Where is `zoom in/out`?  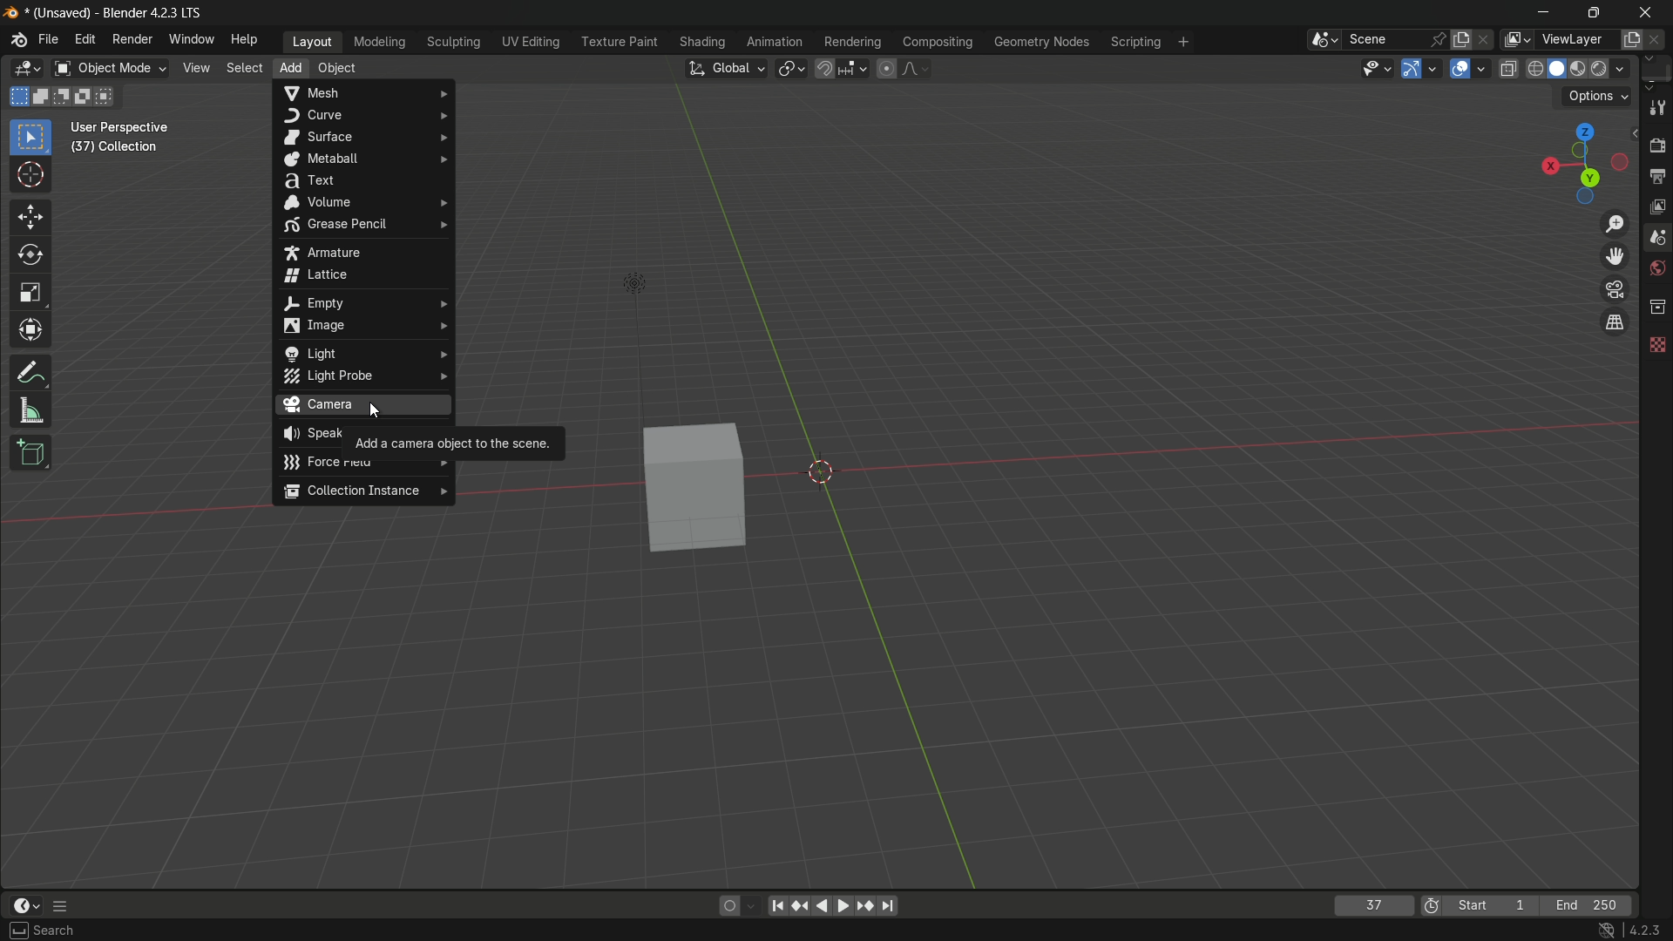 zoom in/out is located at coordinates (1615, 222).